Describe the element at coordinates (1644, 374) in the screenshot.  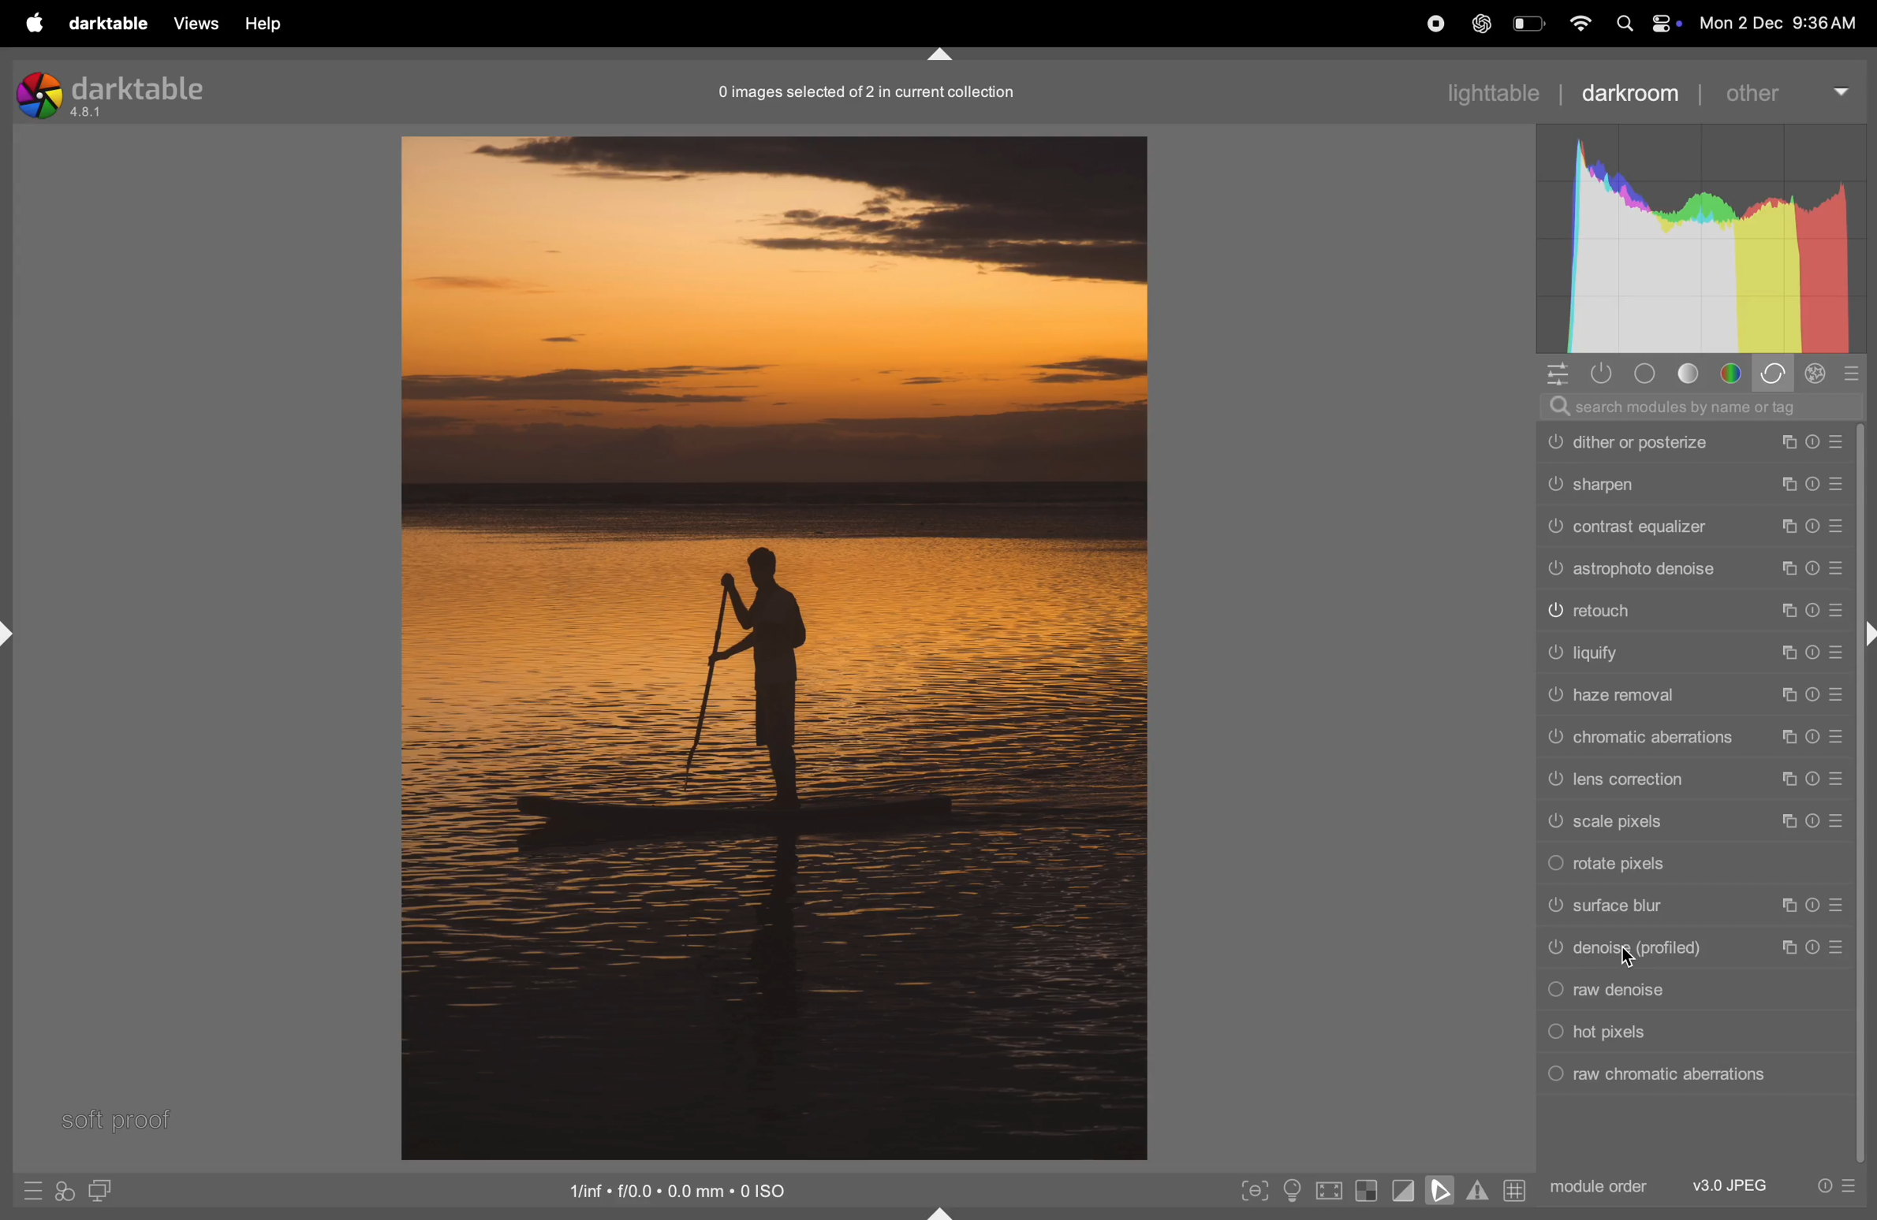
I see `base` at that location.